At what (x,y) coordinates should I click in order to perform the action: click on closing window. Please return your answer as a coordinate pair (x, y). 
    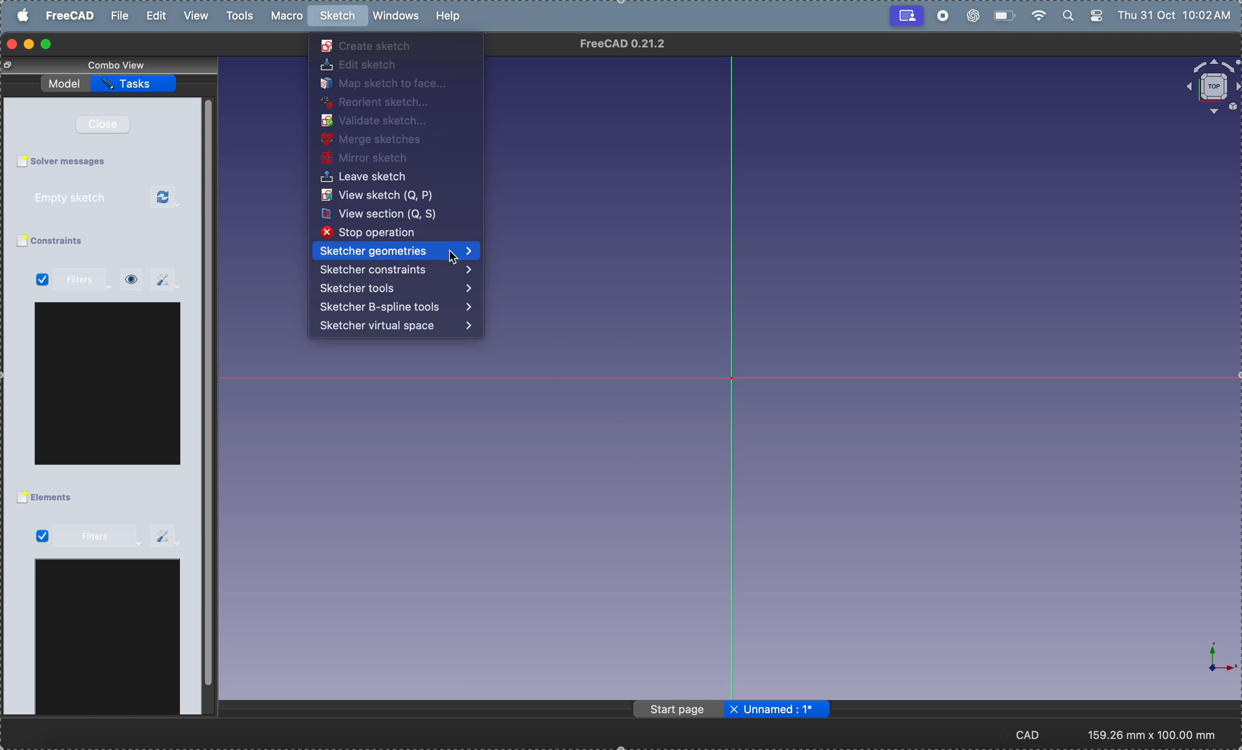
    Looking at the image, I should click on (12, 44).